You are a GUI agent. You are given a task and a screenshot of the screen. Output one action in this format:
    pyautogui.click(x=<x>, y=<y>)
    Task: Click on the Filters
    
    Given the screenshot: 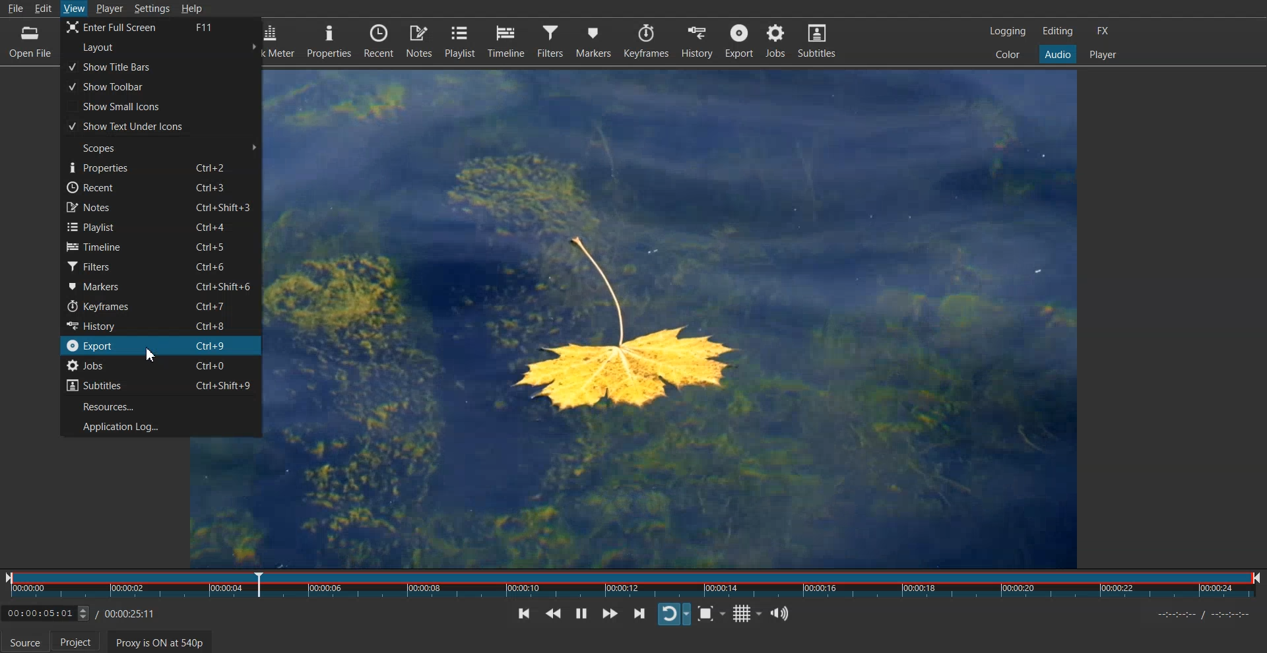 What is the action you would take?
    pyautogui.click(x=550, y=41)
    